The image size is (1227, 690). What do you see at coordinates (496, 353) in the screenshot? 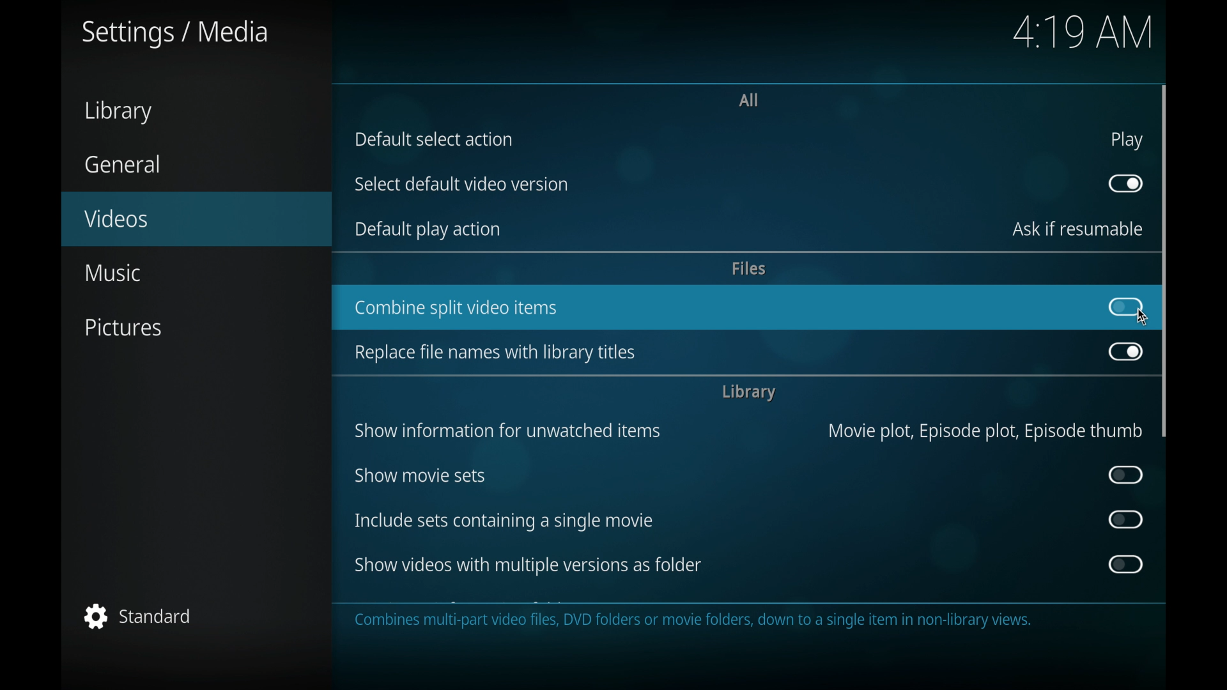
I see `replace file names` at bounding box center [496, 353].